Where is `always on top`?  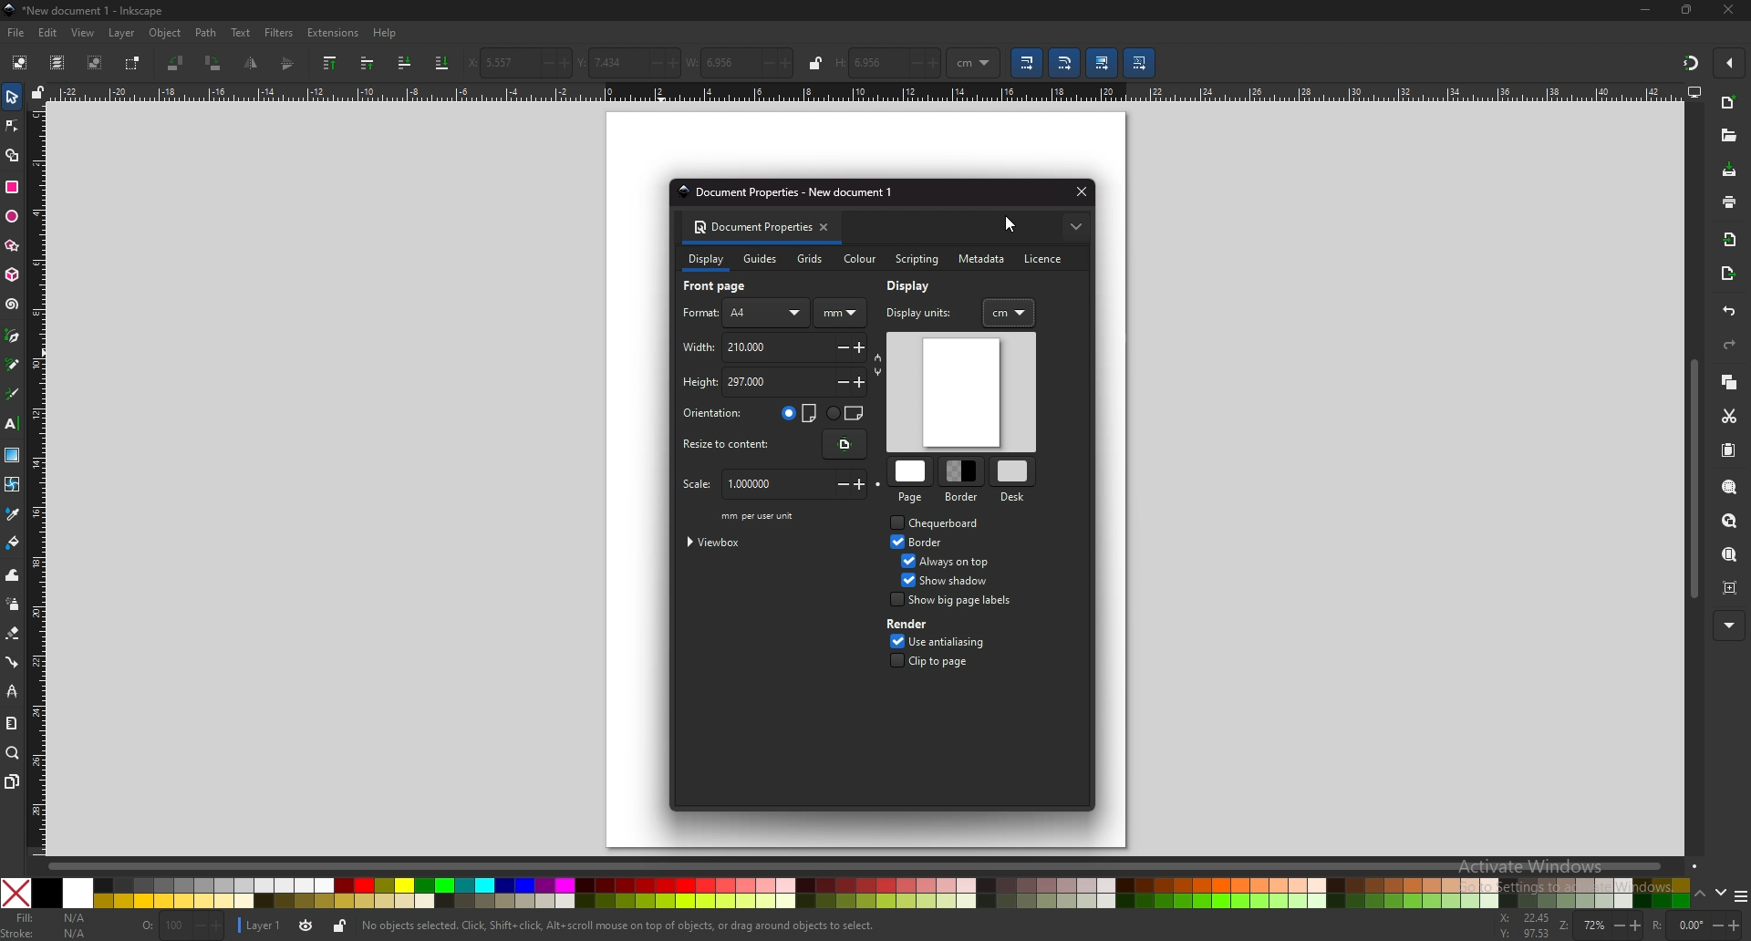 always on top is located at coordinates (958, 561).